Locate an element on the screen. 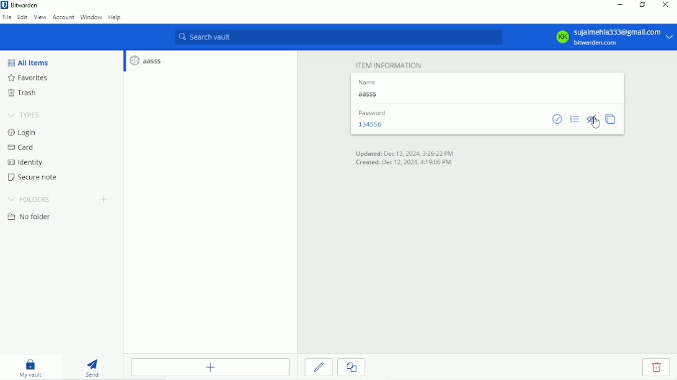  Restore down is located at coordinates (642, 4).